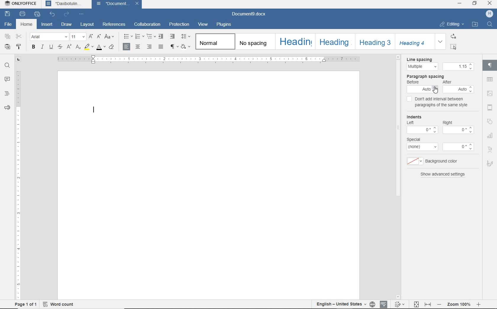  What do you see at coordinates (209, 59) in the screenshot?
I see `ruler` at bounding box center [209, 59].